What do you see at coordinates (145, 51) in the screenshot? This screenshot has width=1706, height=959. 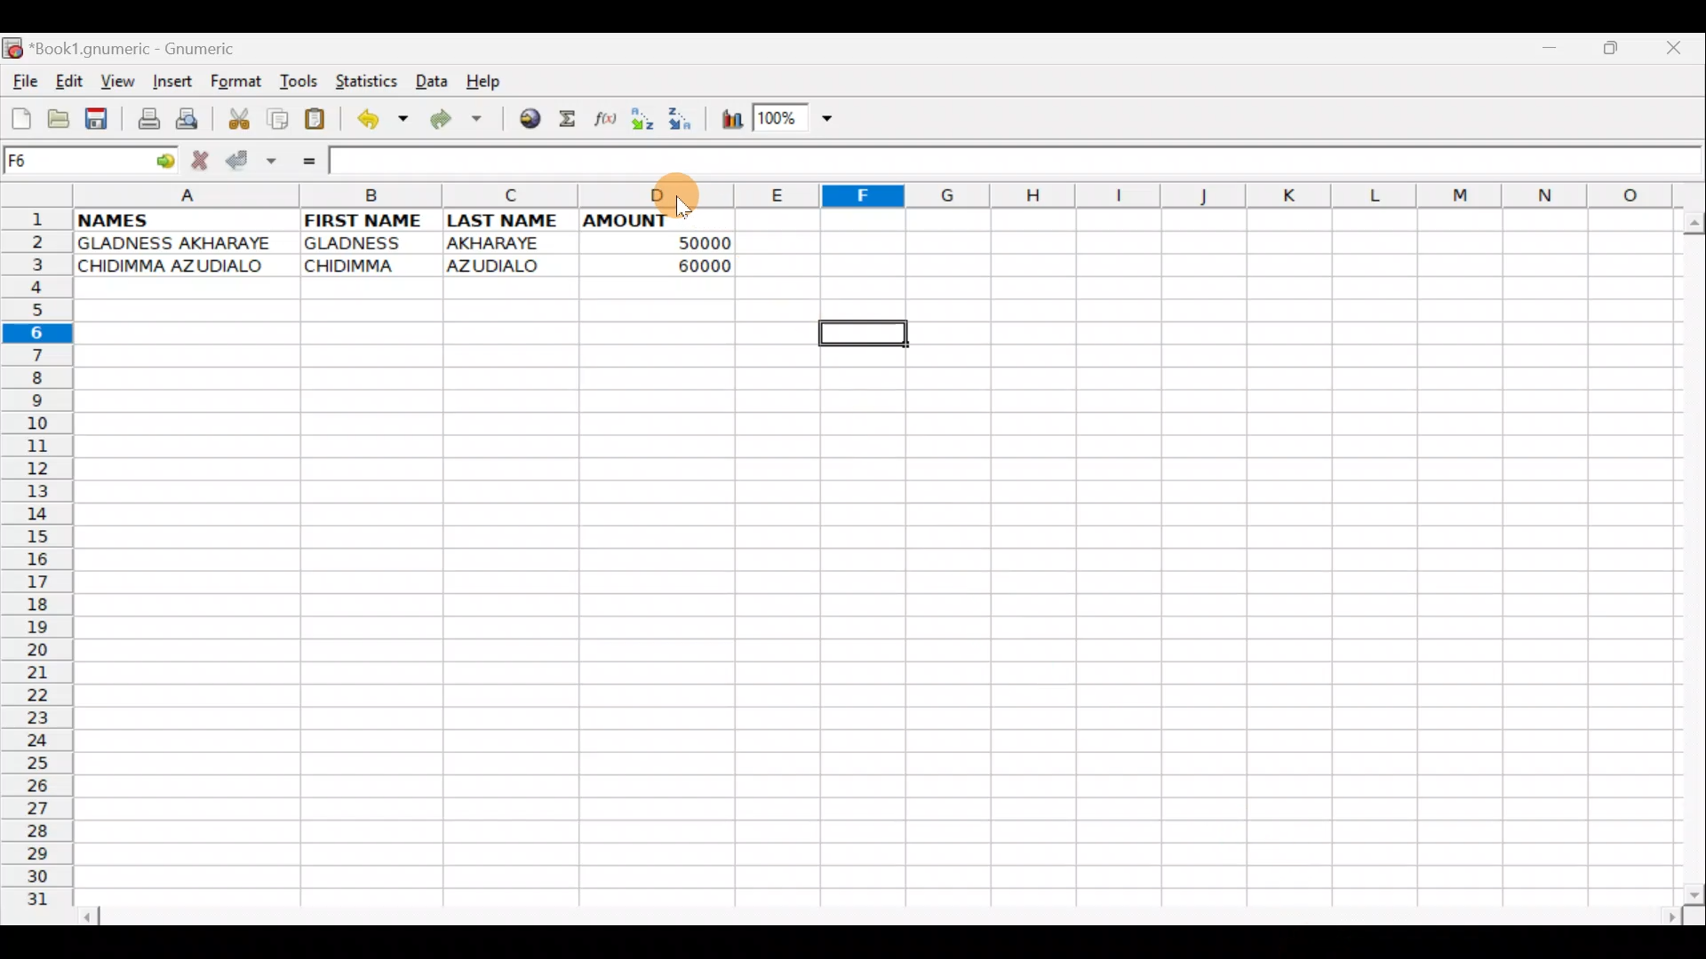 I see `*Book 1.gnumeric - Gnumeric` at bounding box center [145, 51].